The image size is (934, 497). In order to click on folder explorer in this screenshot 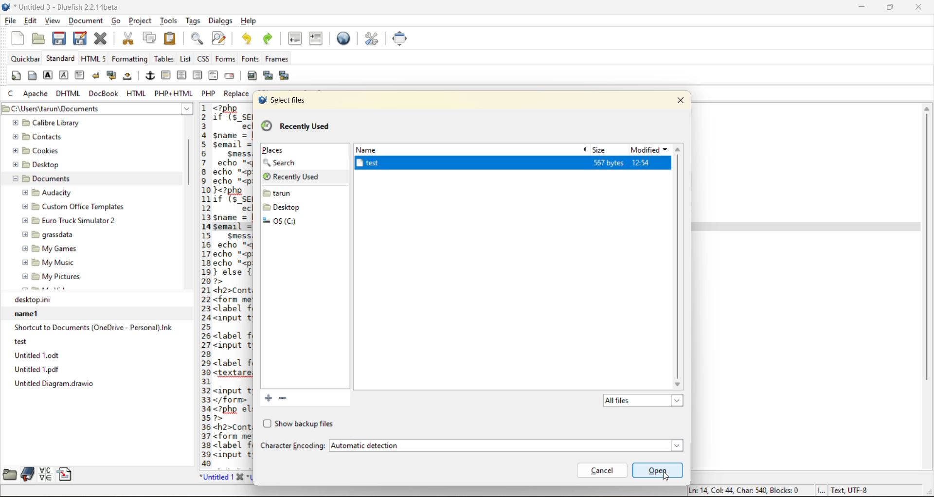, I will do `click(87, 205)`.